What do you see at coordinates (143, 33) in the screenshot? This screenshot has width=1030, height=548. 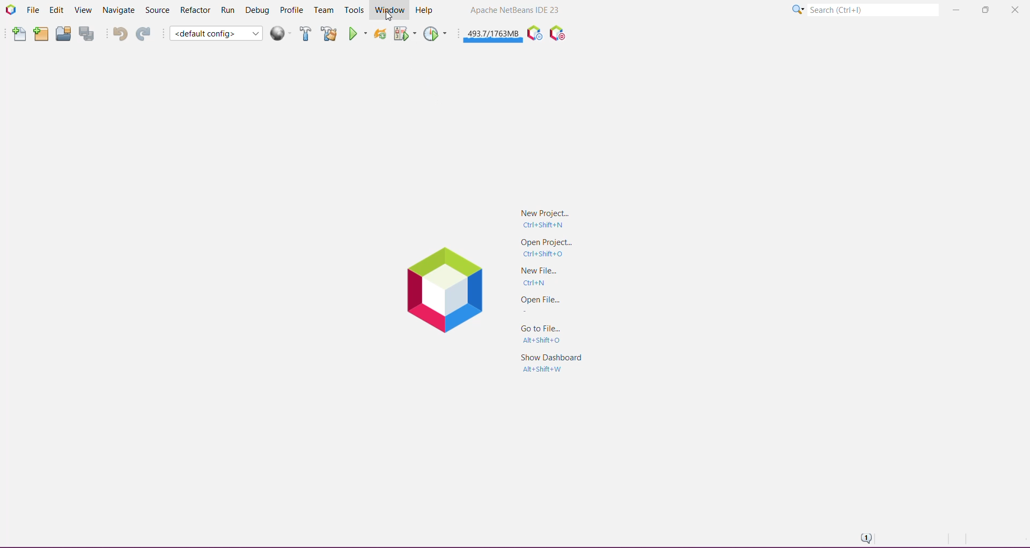 I see `Redo` at bounding box center [143, 33].